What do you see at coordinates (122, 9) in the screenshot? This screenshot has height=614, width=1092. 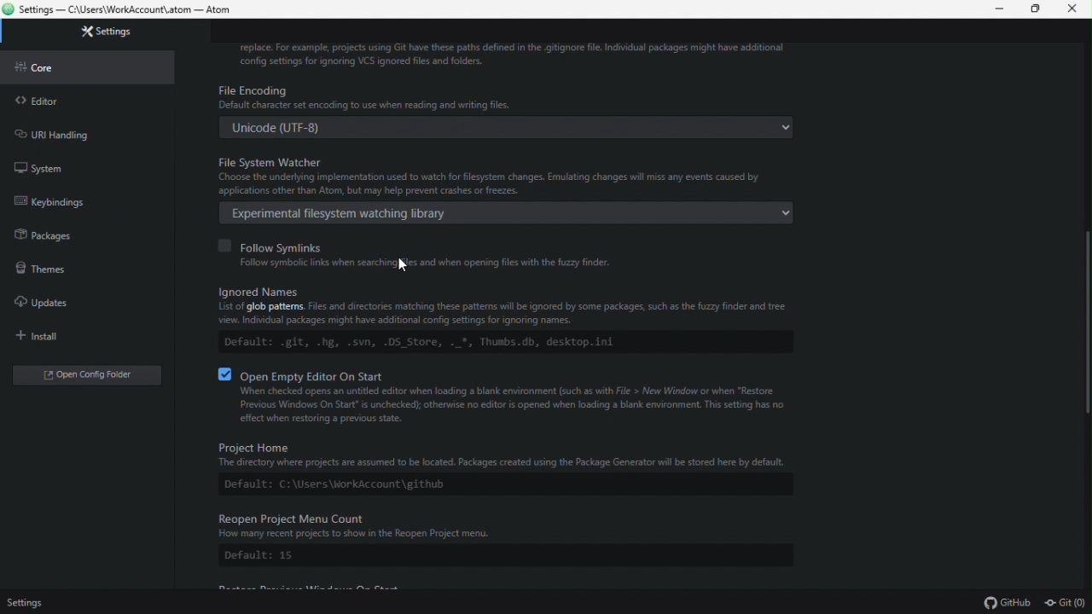 I see `file name and file path ` at bounding box center [122, 9].